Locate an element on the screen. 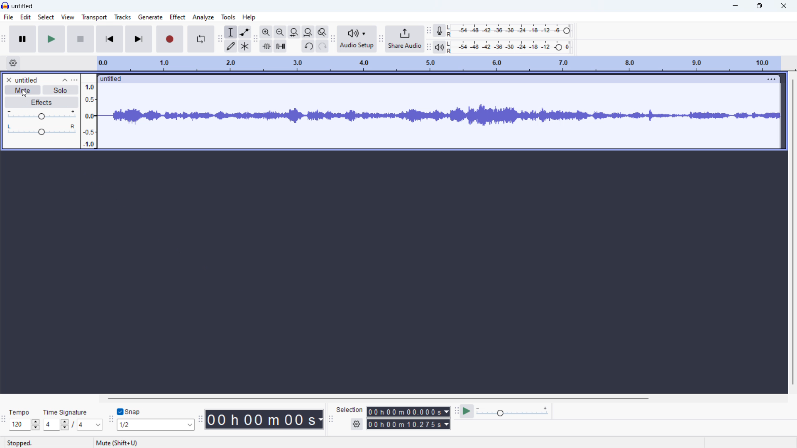 The height and width of the screenshot is (448, 797). cursor is located at coordinates (25, 93).